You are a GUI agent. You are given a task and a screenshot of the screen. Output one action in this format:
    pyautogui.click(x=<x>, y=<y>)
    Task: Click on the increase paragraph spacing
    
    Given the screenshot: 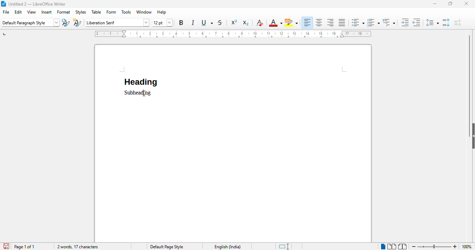 What is the action you would take?
    pyautogui.click(x=446, y=23)
    